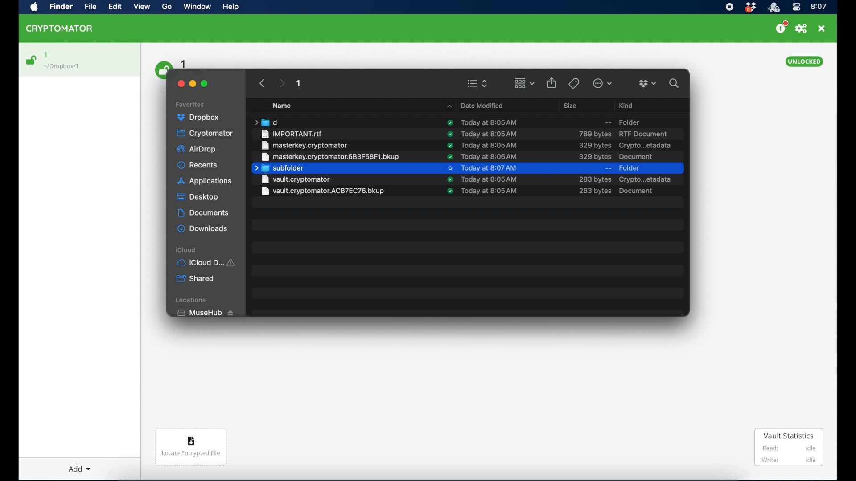  I want to click on date, so click(490, 179).